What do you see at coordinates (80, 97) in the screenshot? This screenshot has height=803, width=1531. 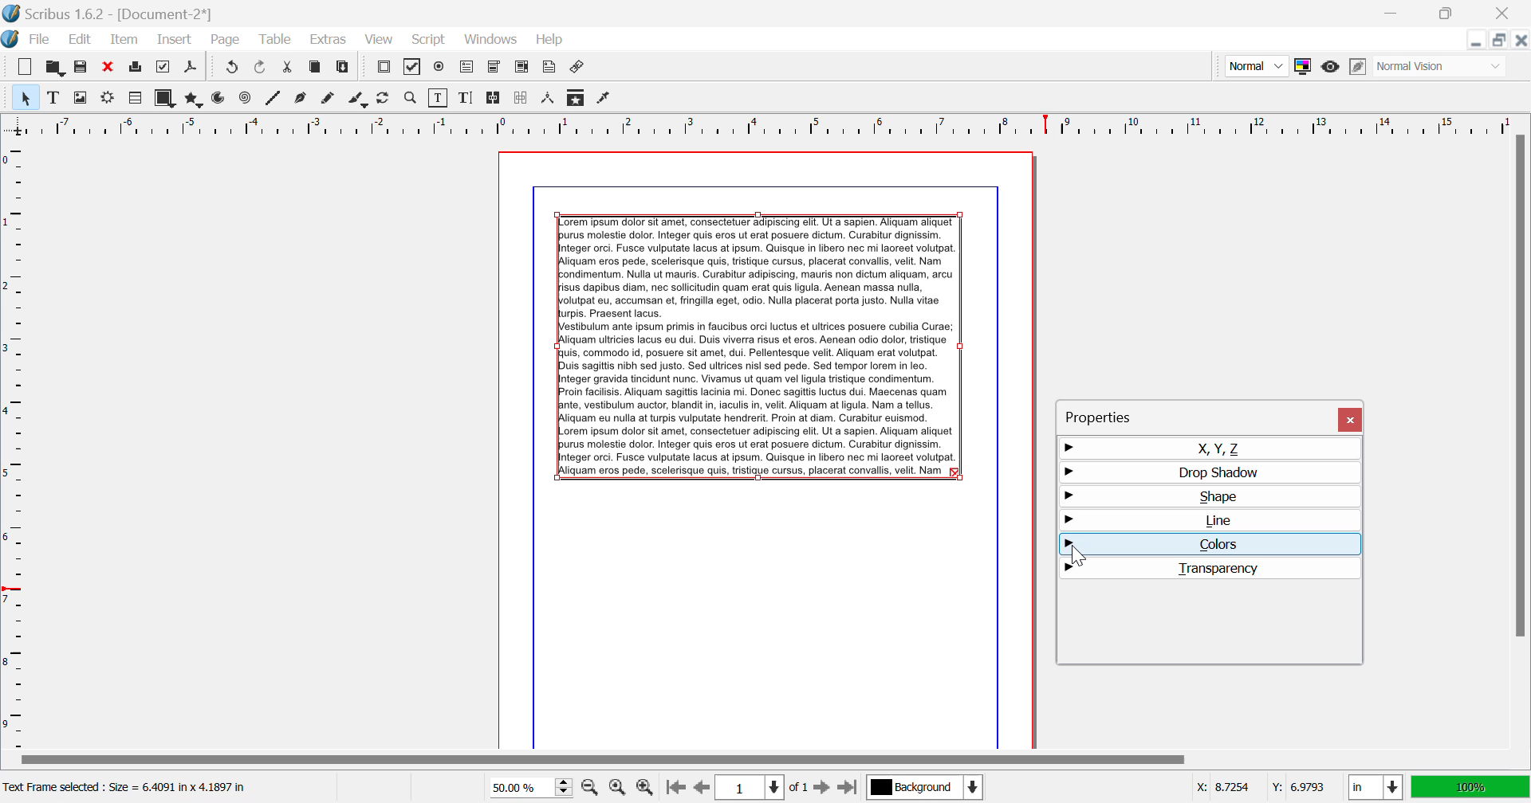 I see `Image Frame` at bounding box center [80, 97].